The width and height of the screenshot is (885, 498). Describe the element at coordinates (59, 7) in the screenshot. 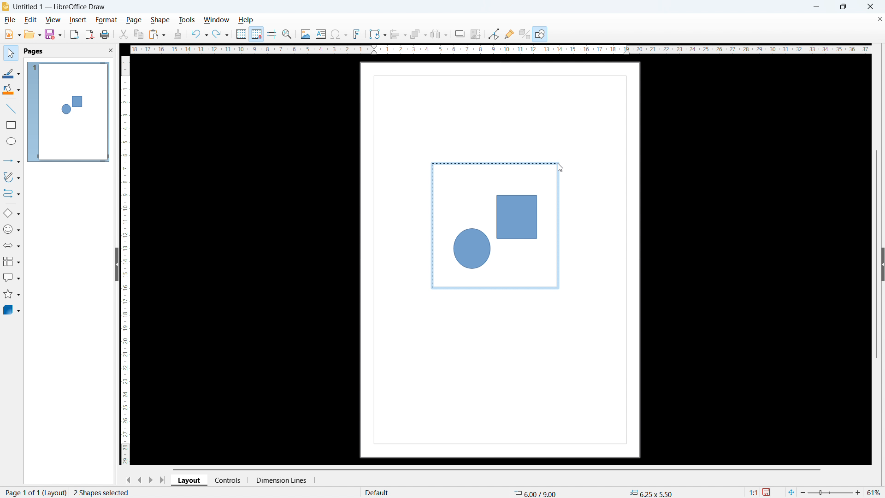

I see `document title` at that location.